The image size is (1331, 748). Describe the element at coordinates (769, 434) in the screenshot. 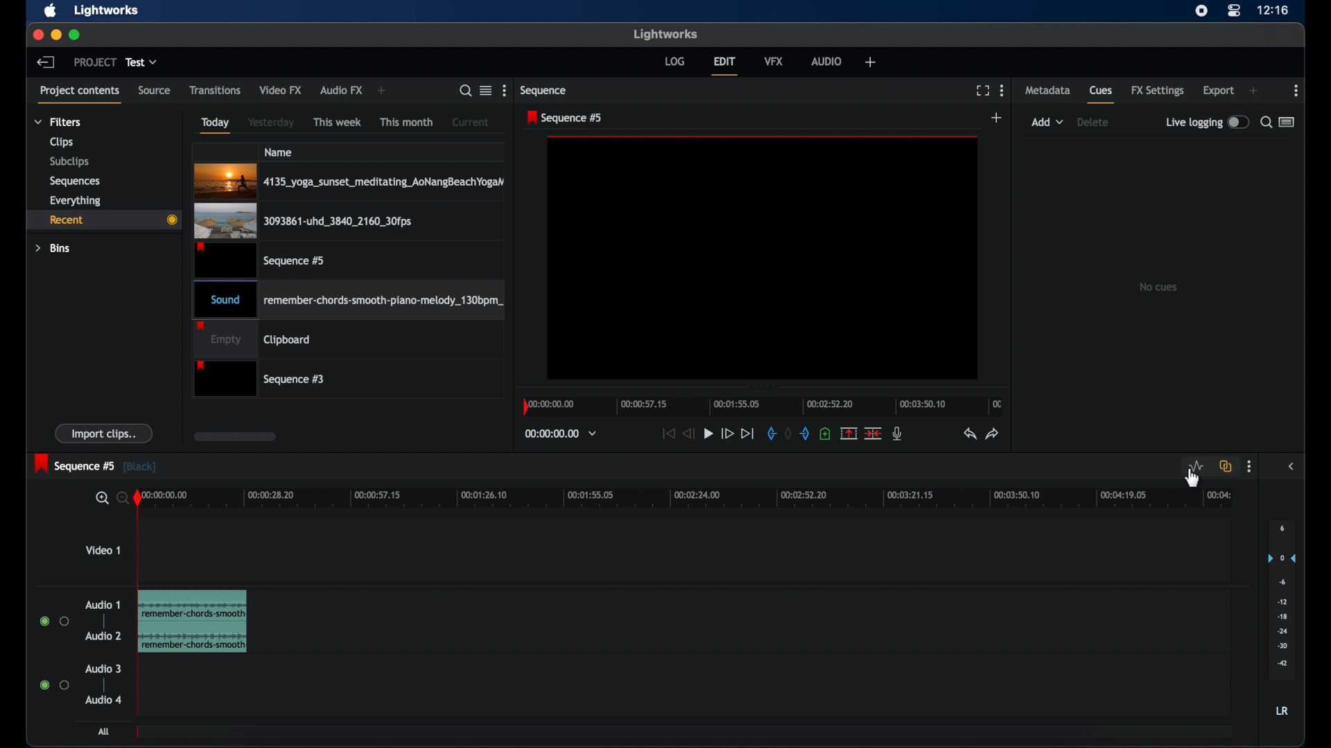

I see `in mark` at that location.